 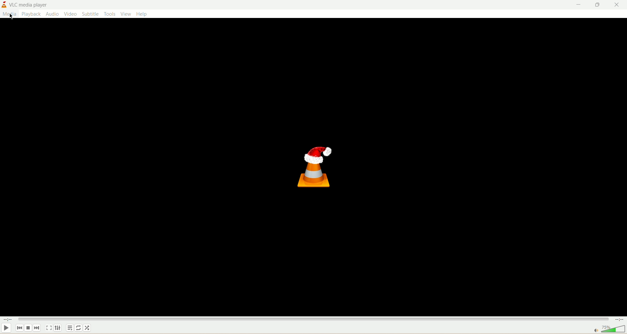 What do you see at coordinates (312, 320) in the screenshot?
I see `seek bar` at bounding box center [312, 320].